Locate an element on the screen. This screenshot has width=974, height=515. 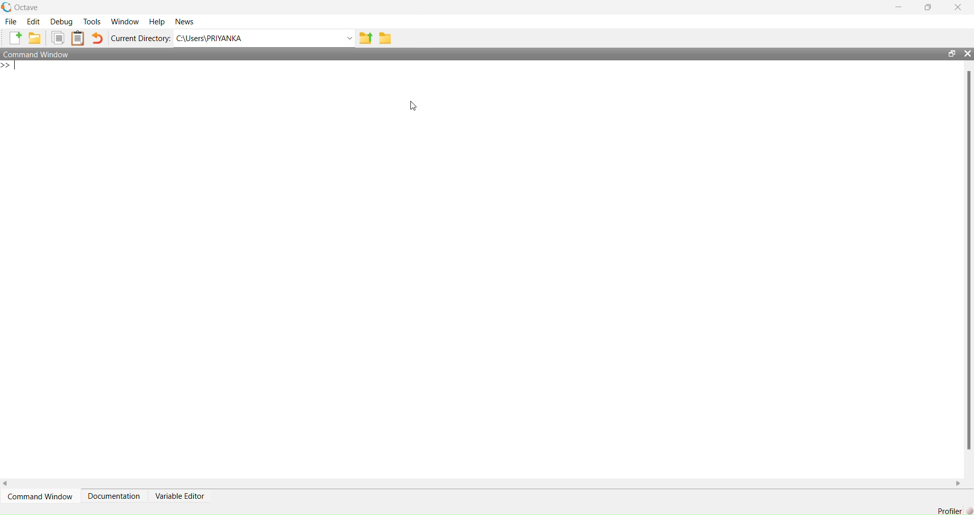
file is located at coordinates (12, 22).